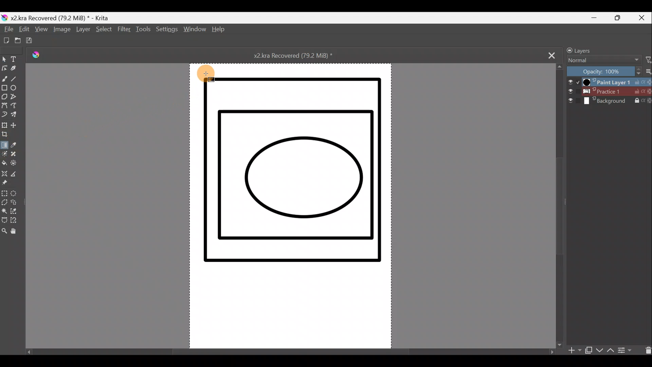 This screenshot has width=652, height=367. What do you see at coordinates (552, 55) in the screenshot?
I see `Close tab` at bounding box center [552, 55].